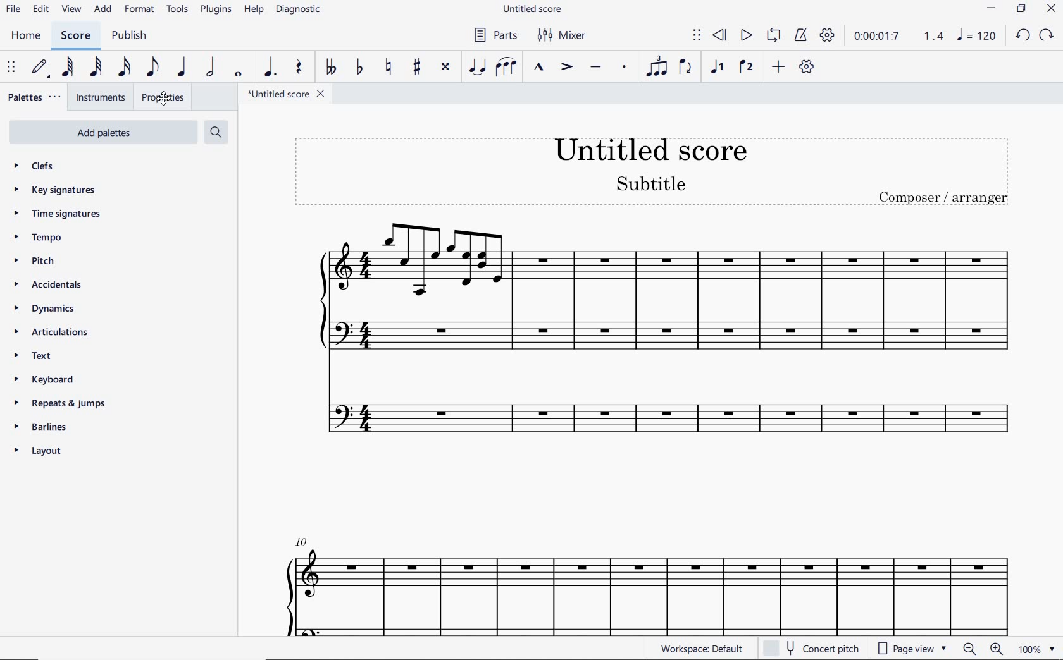 The image size is (1063, 660). What do you see at coordinates (140, 10) in the screenshot?
I see `FORMAT` at bounding box center [140, 10].